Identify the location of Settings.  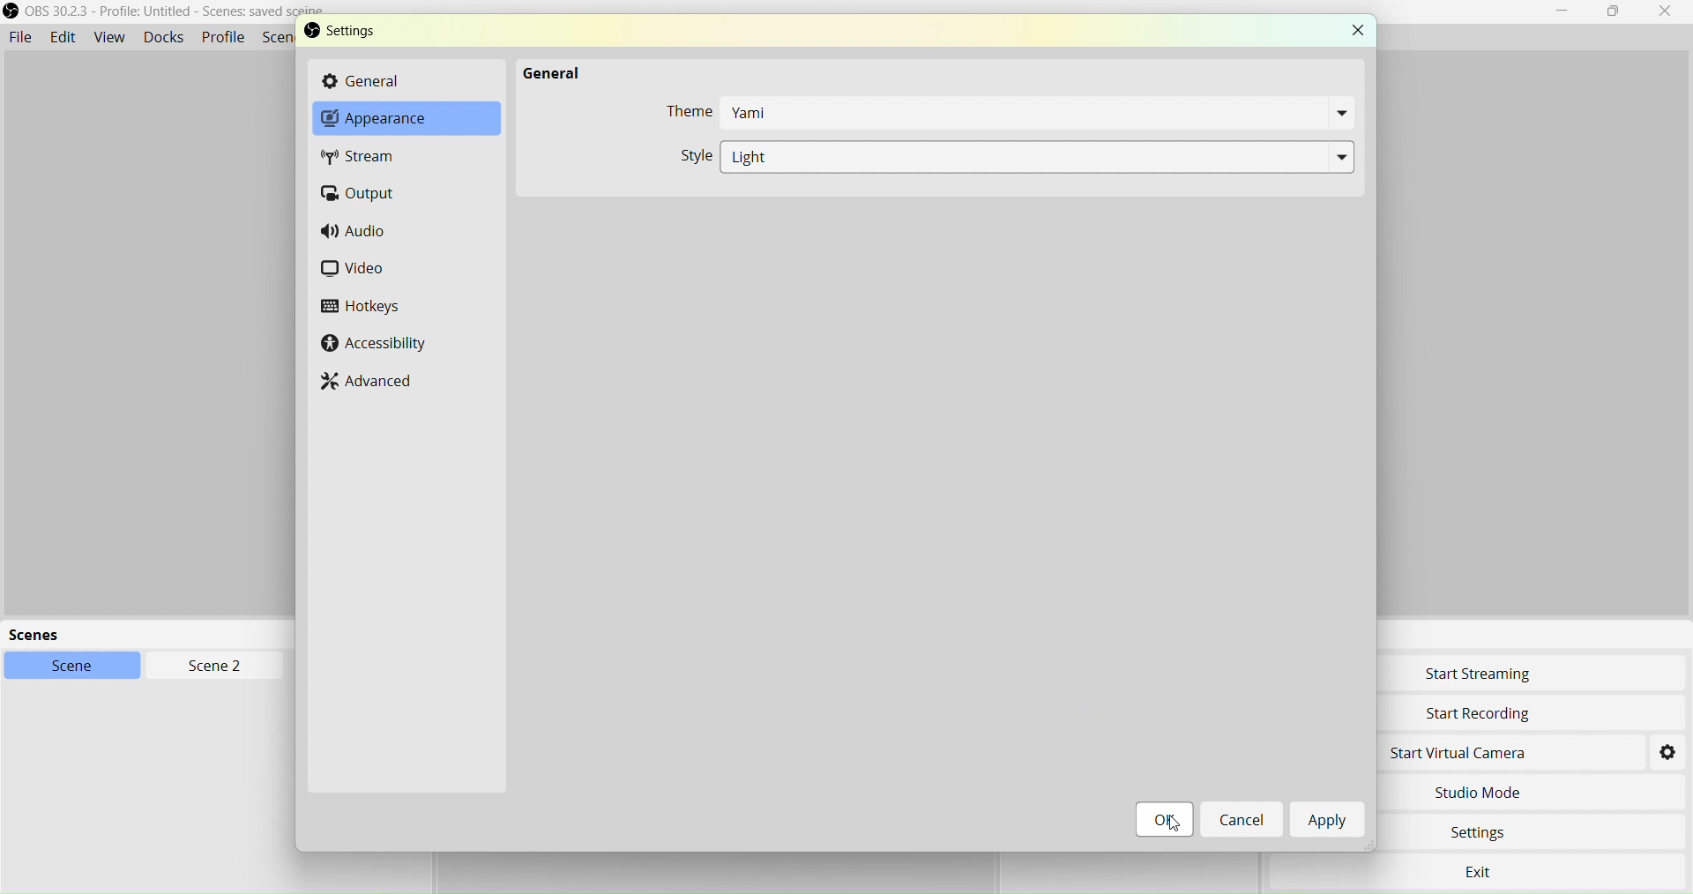
(1669, 753).